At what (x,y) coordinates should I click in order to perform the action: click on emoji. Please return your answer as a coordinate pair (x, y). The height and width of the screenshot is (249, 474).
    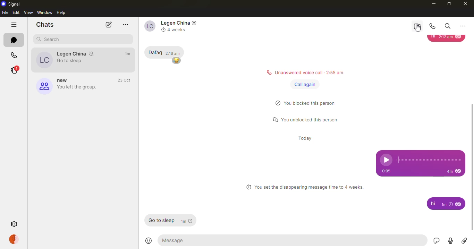
    Looking at the image, I should click on (149, 241).